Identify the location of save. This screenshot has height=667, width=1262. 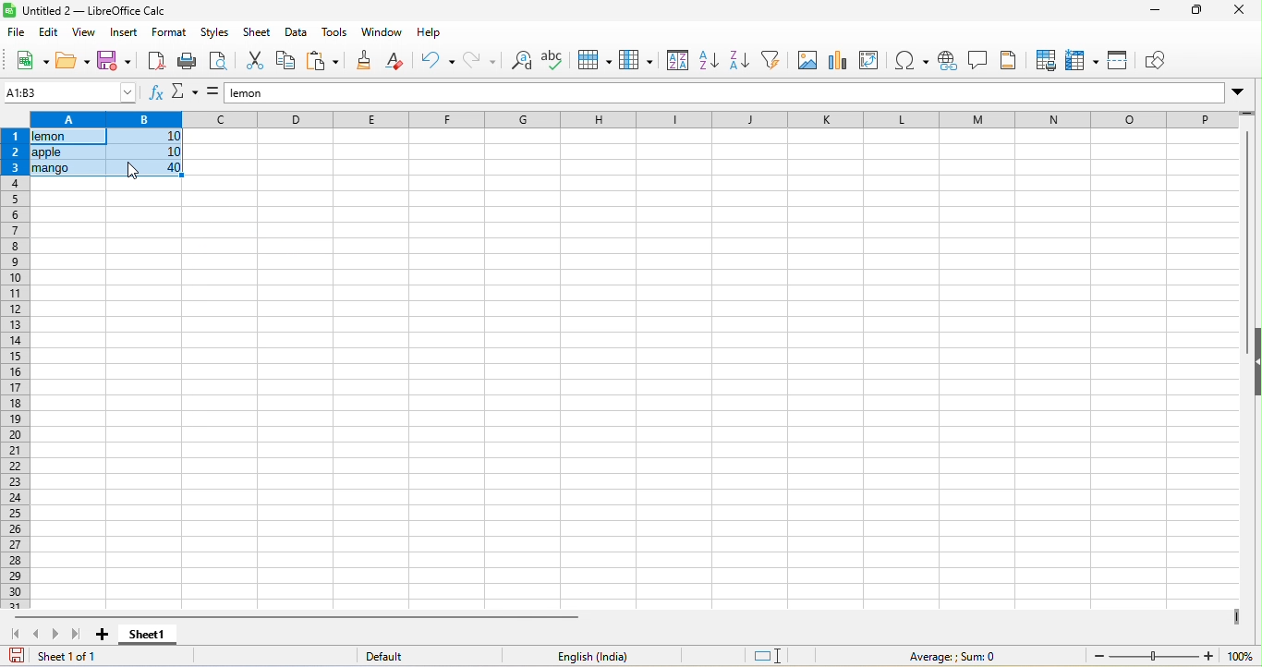
(112, 60).